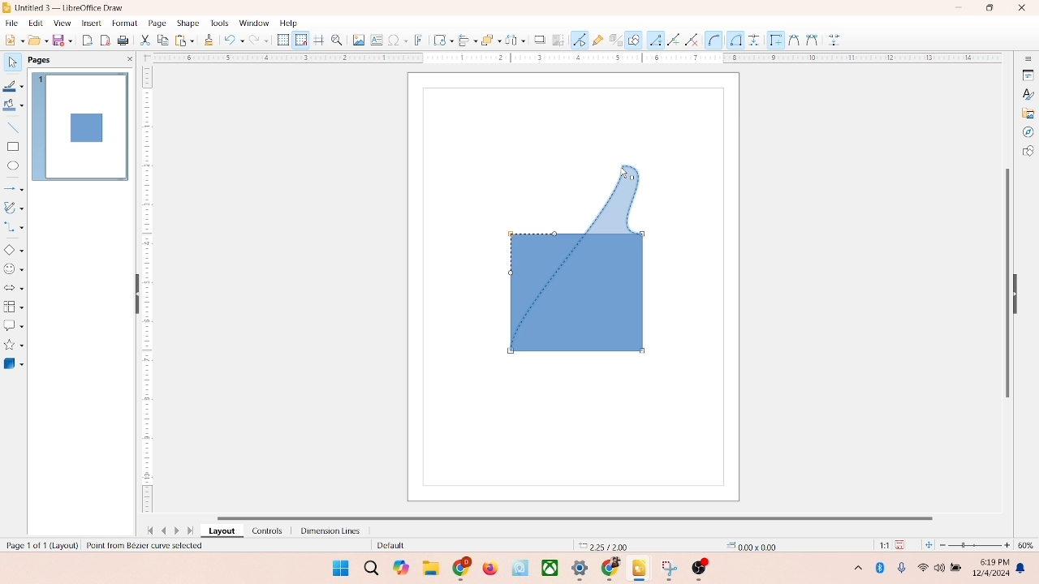 This screenshot has width=1039, height=584. I want to click on show grid, so click(282, 41).